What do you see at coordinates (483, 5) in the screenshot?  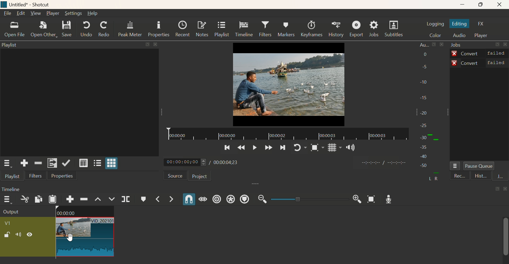 I see `Maximise` at bounding box center [483, 5].